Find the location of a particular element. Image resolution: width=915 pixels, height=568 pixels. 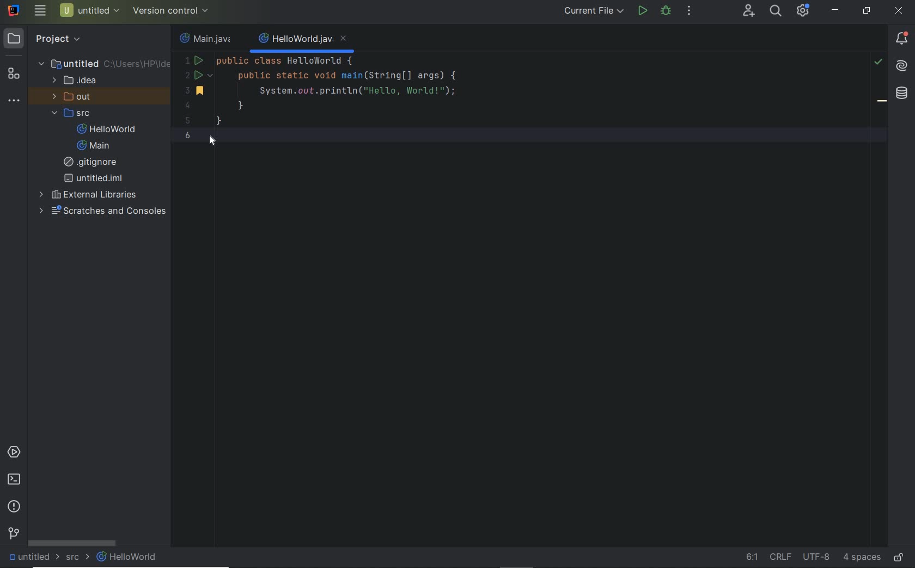

cursor is located at coordinates (215, 142).